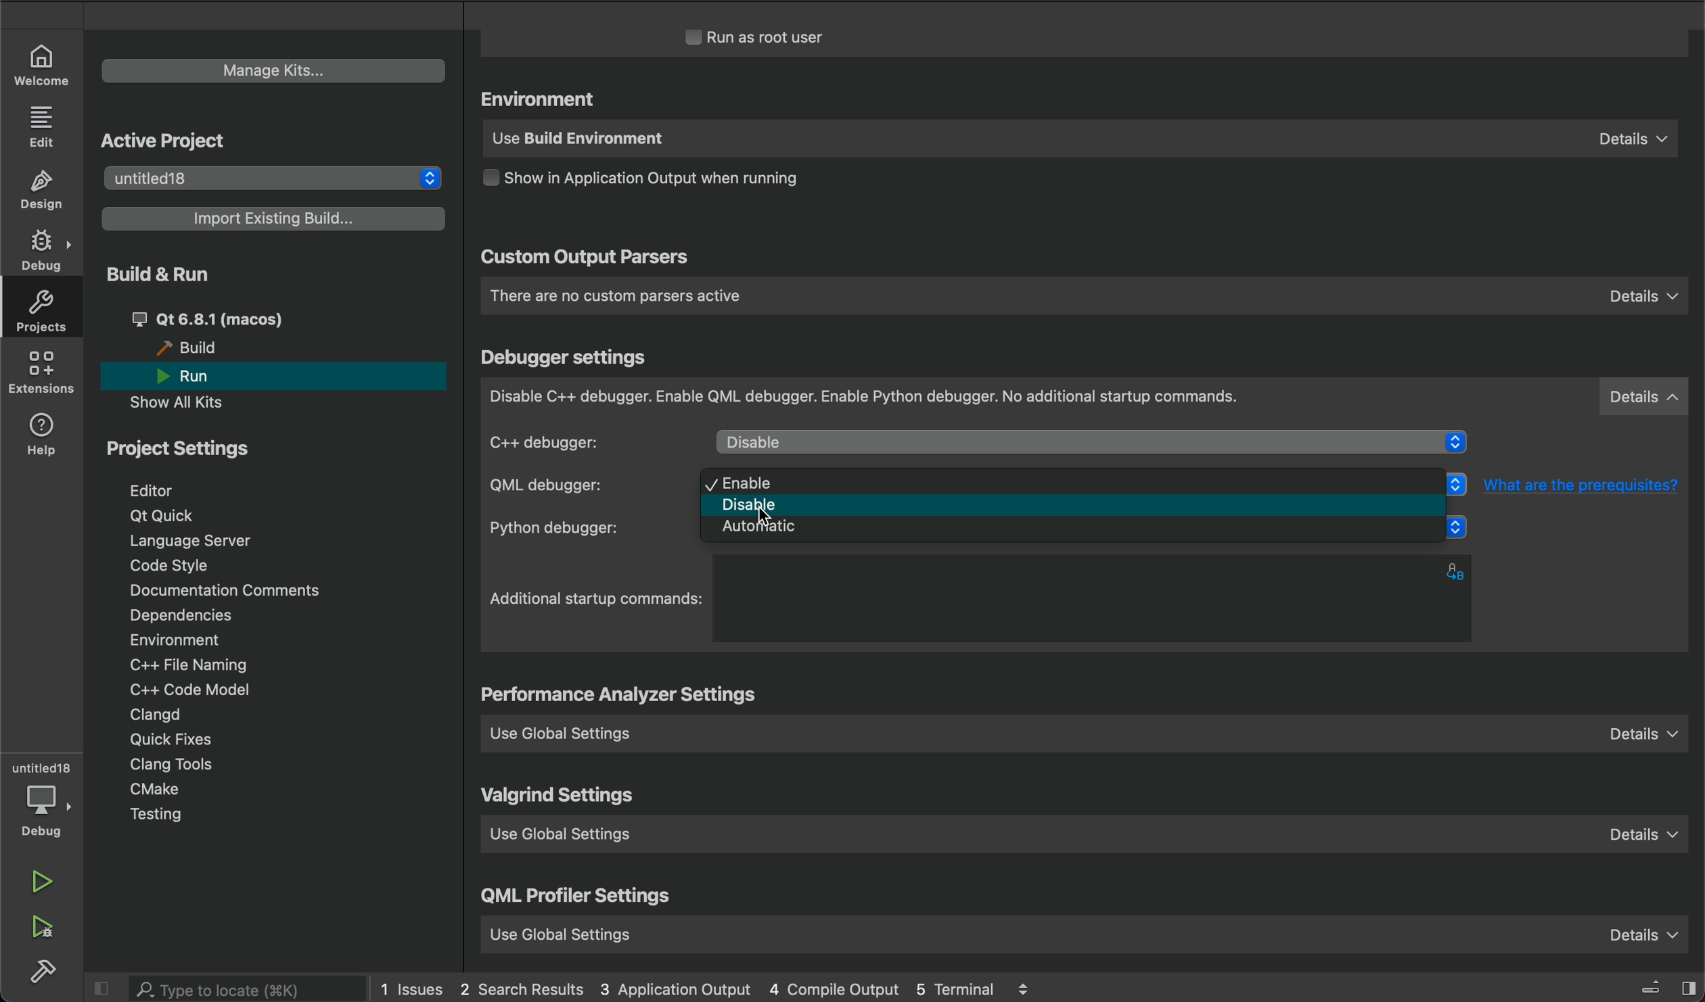 This screenshot has height=1002, width=1705. I want to click on alphabets, so click(1459, 570).